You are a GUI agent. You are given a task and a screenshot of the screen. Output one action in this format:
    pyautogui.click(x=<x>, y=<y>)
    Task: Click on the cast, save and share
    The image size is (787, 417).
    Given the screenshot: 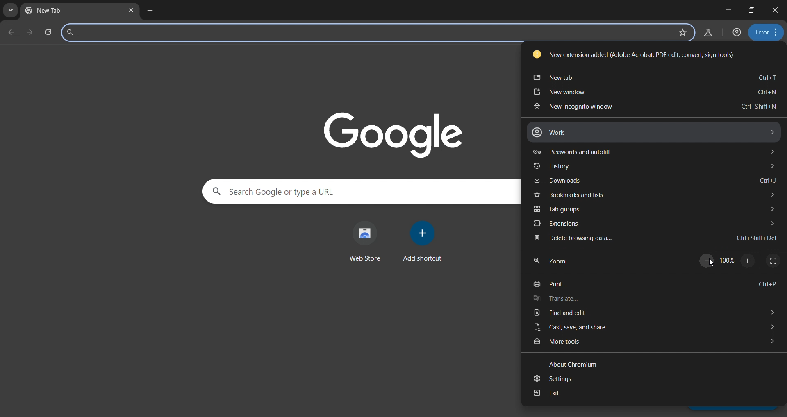 What is the action you would take?
    pyautogui.click(x=652, y=328)
    